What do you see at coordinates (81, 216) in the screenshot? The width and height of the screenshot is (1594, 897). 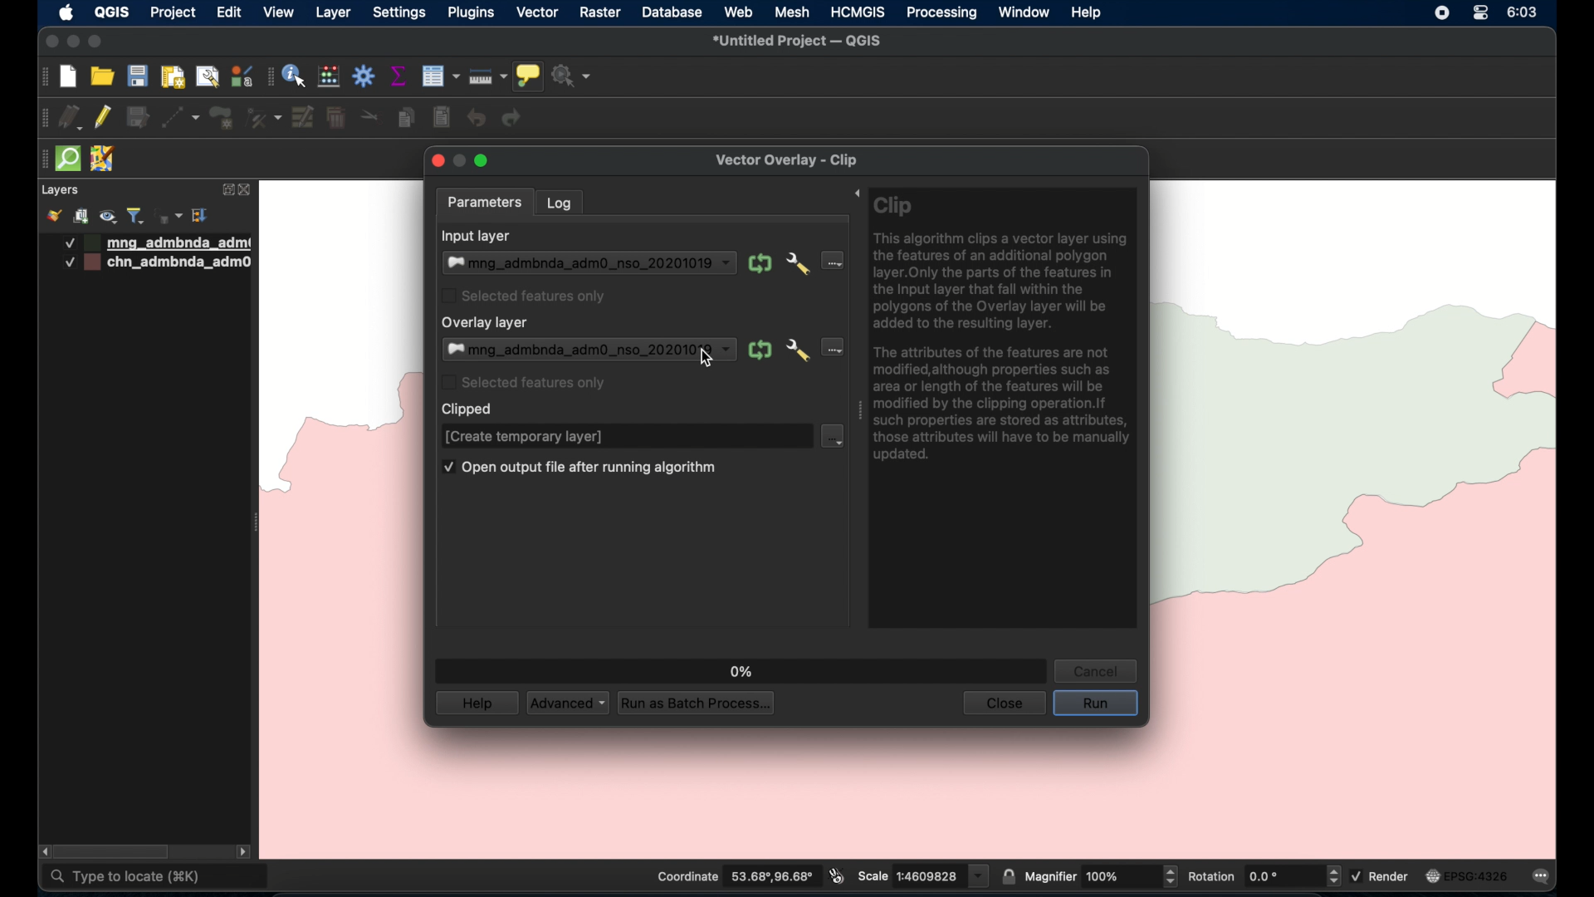 I see `add group` at bounding box center [81, 216].